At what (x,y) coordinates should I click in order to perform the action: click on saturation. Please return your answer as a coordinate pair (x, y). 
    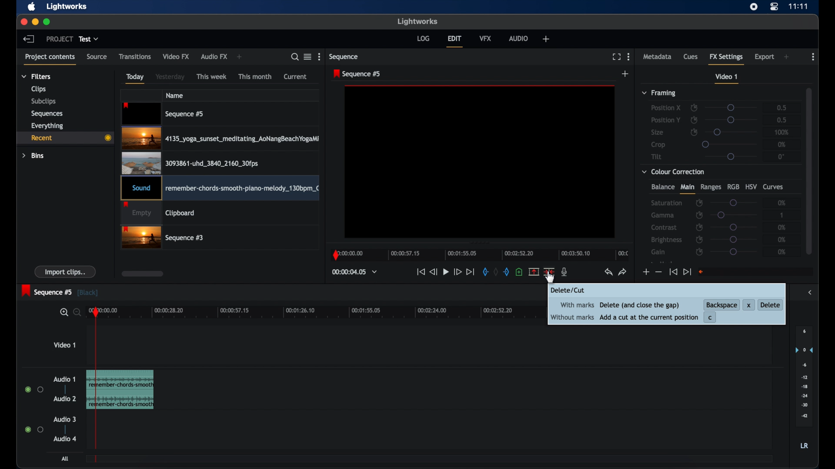
    Looking at the image, I should click on (666, 203).